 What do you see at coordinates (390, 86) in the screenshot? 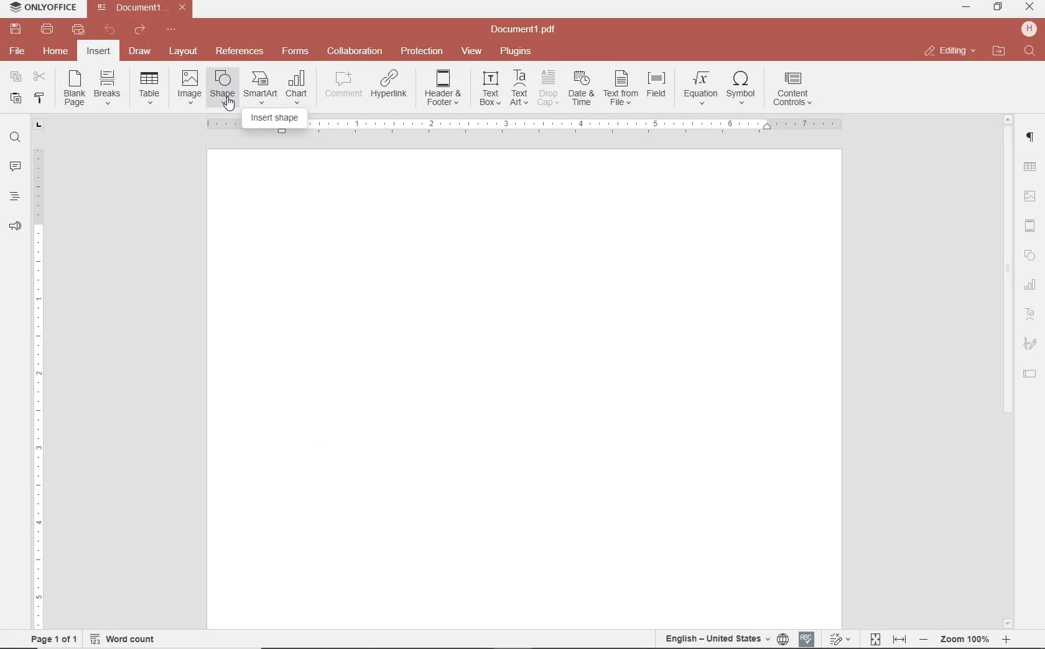
I see `ADD HYPERLINK` at bounding box center [390, 86].